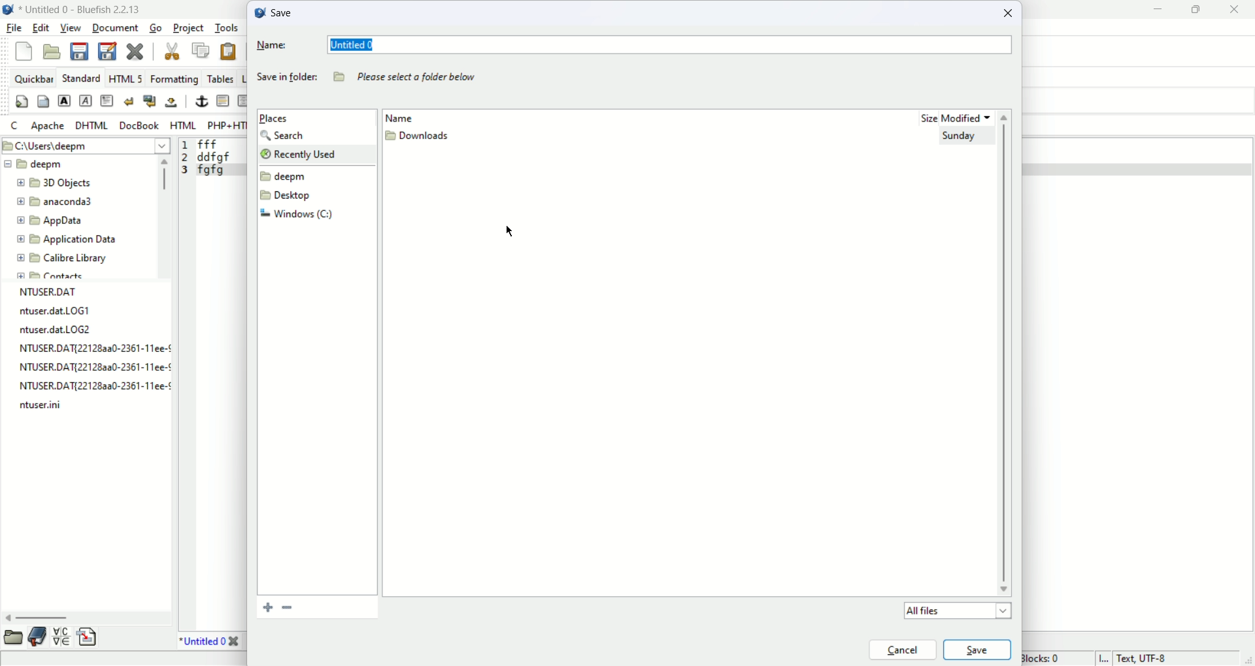 The image size is (1255, 666). Describe the element at coordinates (63, 259) in the screenshot. I see `calibre library` at that location.